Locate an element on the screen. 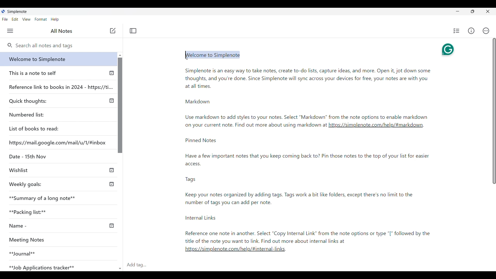  Date is located at coordinates (27, 156).